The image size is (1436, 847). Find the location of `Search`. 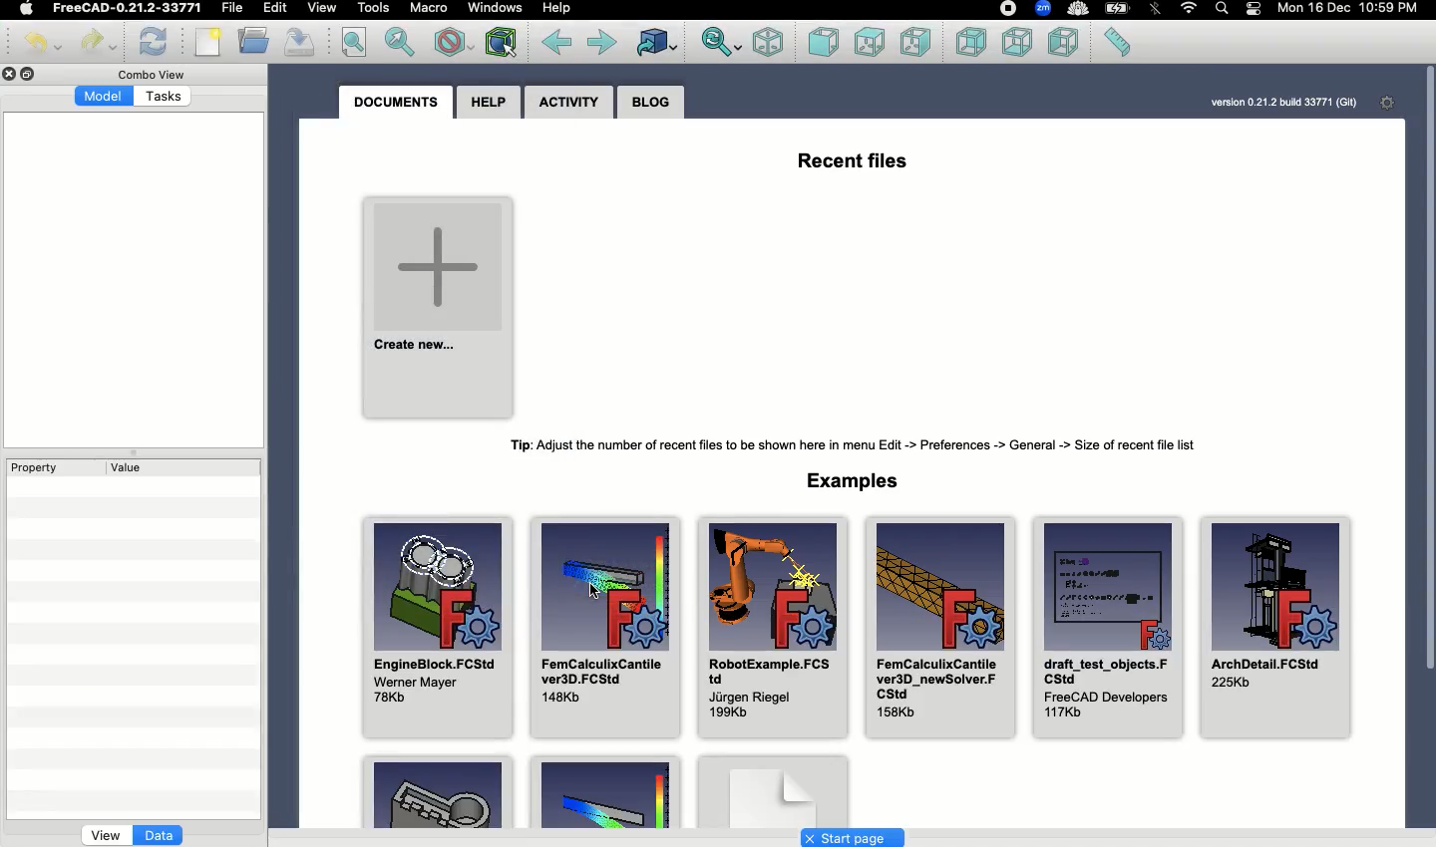

Search is located at coordinates (1221, 10).